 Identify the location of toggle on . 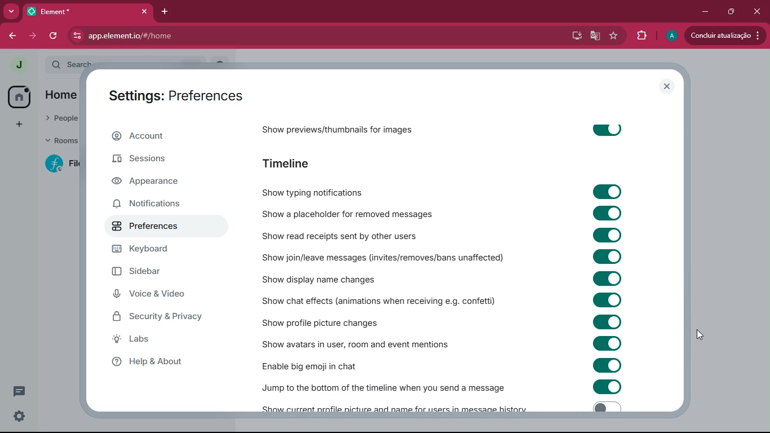
(605, 212).